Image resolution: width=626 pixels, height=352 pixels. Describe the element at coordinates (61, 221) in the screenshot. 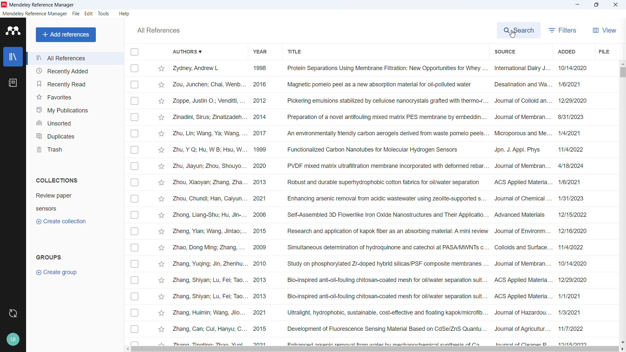

I see `Create collection ` at that location.